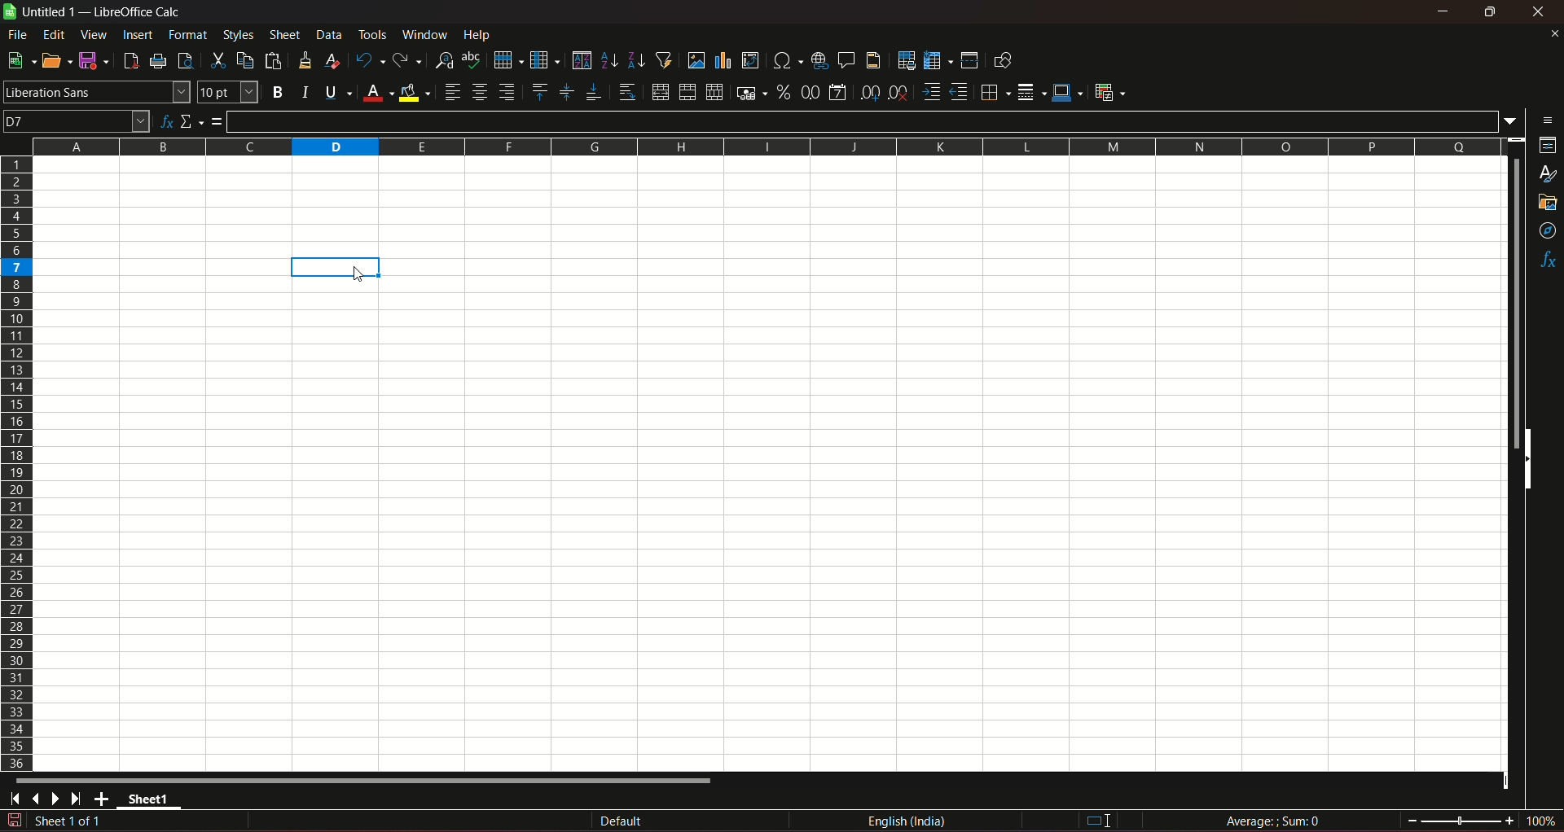 The image size is (1564, 832). I want to click on merge, so click(687, 93).